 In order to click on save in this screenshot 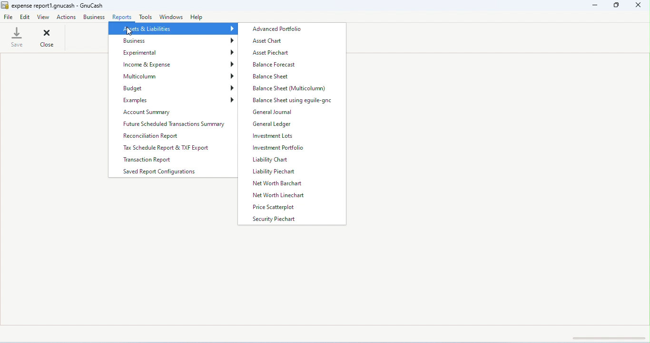, I will do `click(17, 38)`.